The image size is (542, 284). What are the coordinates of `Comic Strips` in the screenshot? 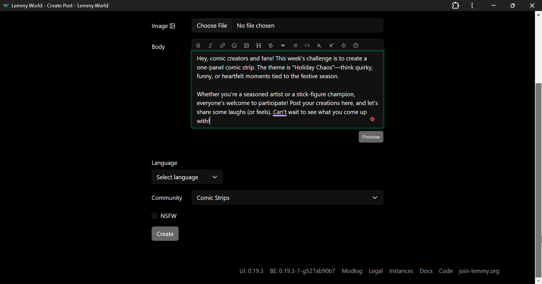 It's located at (289, 198).